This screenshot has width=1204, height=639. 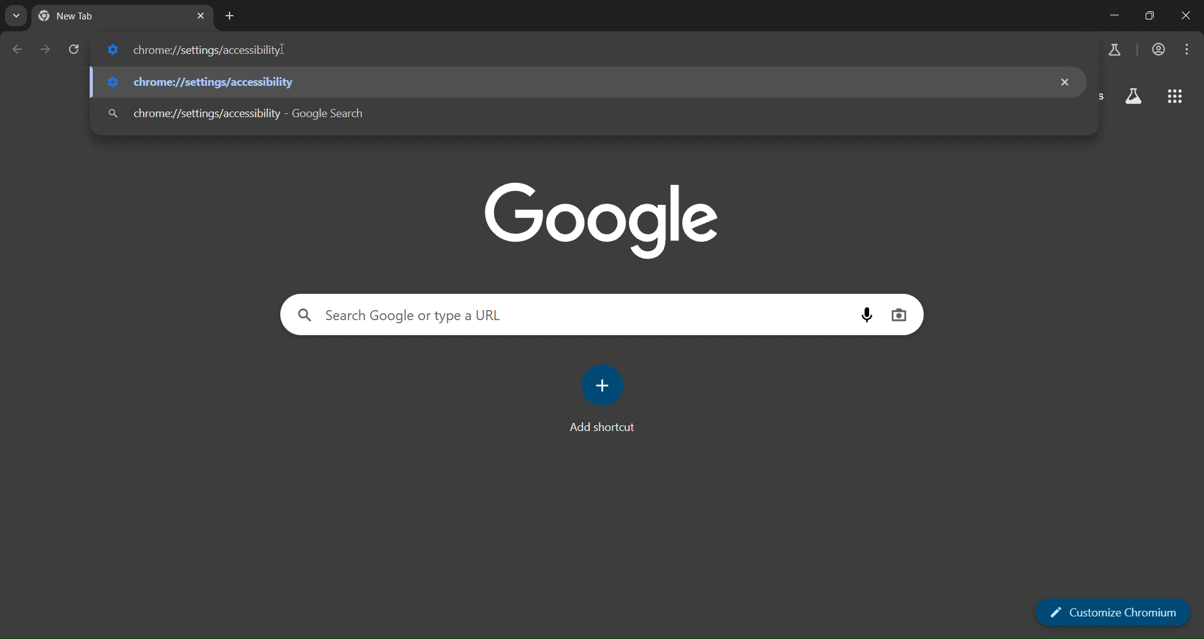 What do you see at coordinates (1178, 95) in the screenshot?
I see `google apps` at bounding box center [1178, 95].